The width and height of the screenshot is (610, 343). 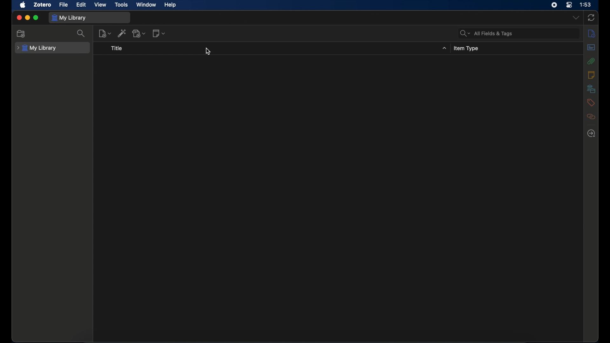 I want to click on sync, so click(x=591, y=18).